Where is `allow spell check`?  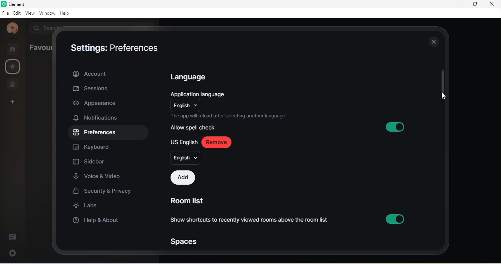
allow spell check is located at coordinates (195, 128).